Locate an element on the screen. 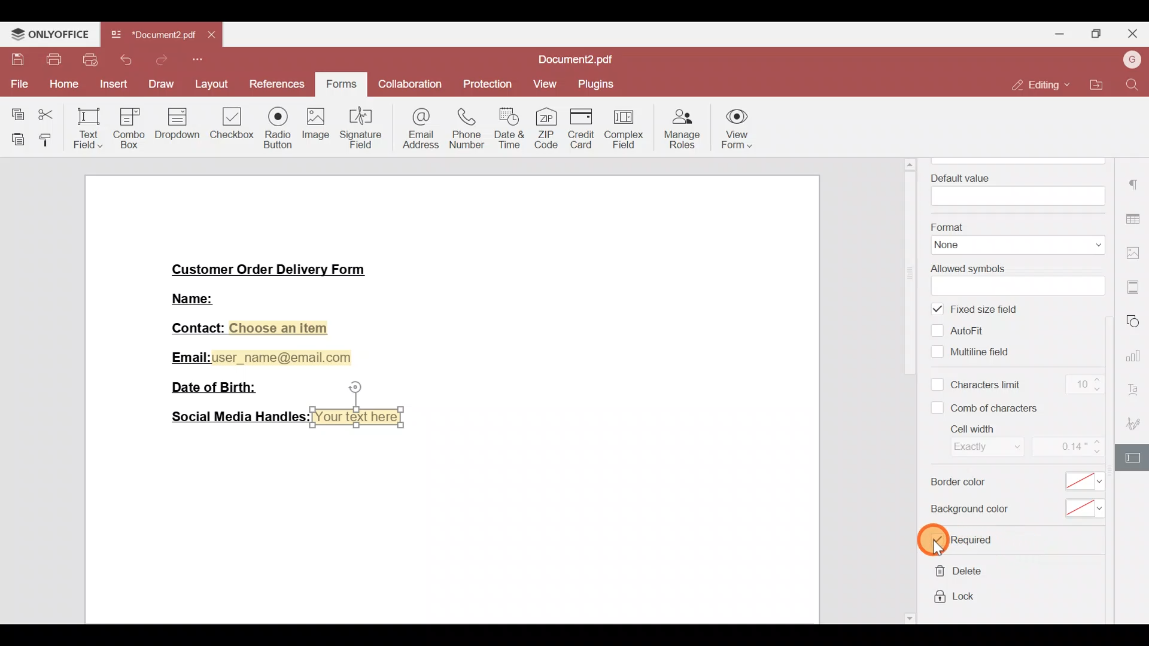 Image resolution: width=1149 pixels, height=646 pixels. Format is located at coordinates (1015, 237).